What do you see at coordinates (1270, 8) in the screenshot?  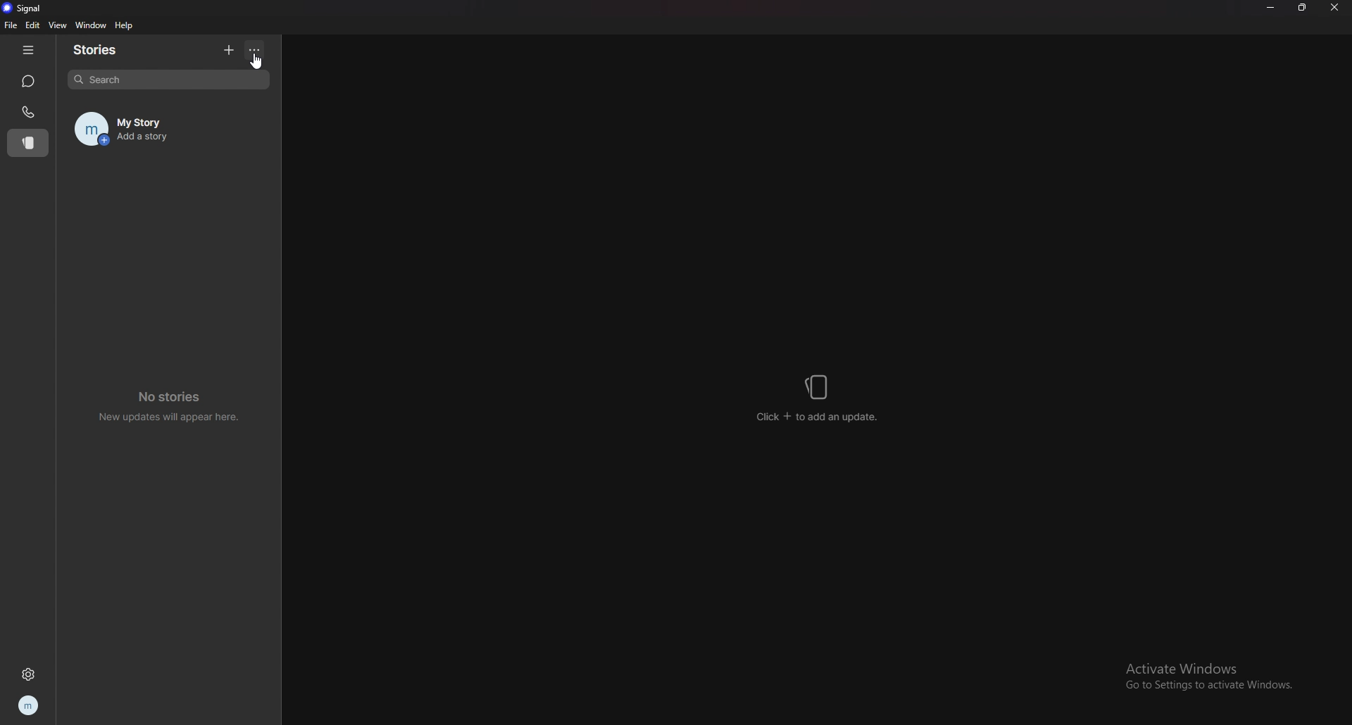 I see `minimize` at bounding box center [1270, 8].